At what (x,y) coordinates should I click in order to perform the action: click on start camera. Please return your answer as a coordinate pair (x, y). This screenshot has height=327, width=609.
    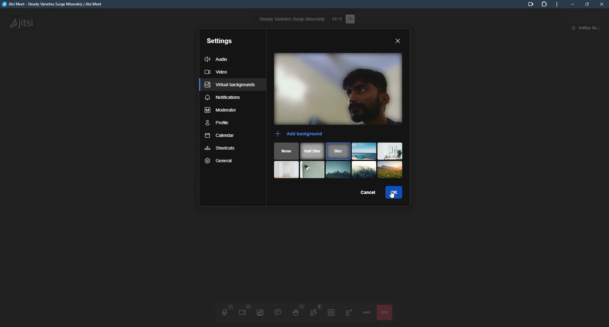
    Looking at the image, I should click on (244, 311).